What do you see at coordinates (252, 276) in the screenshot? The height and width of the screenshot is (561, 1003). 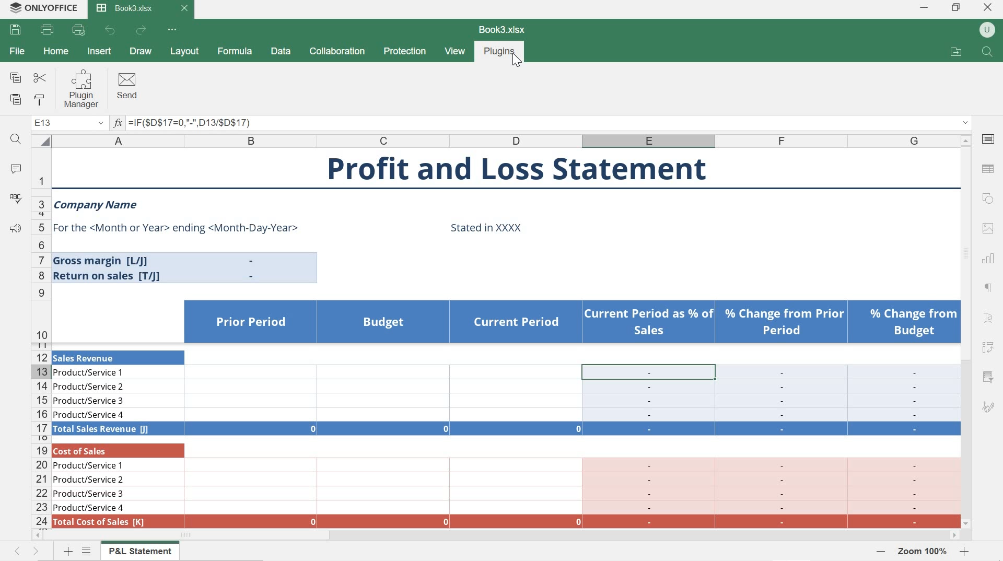 I see `.` at bounding box center [252, 276].